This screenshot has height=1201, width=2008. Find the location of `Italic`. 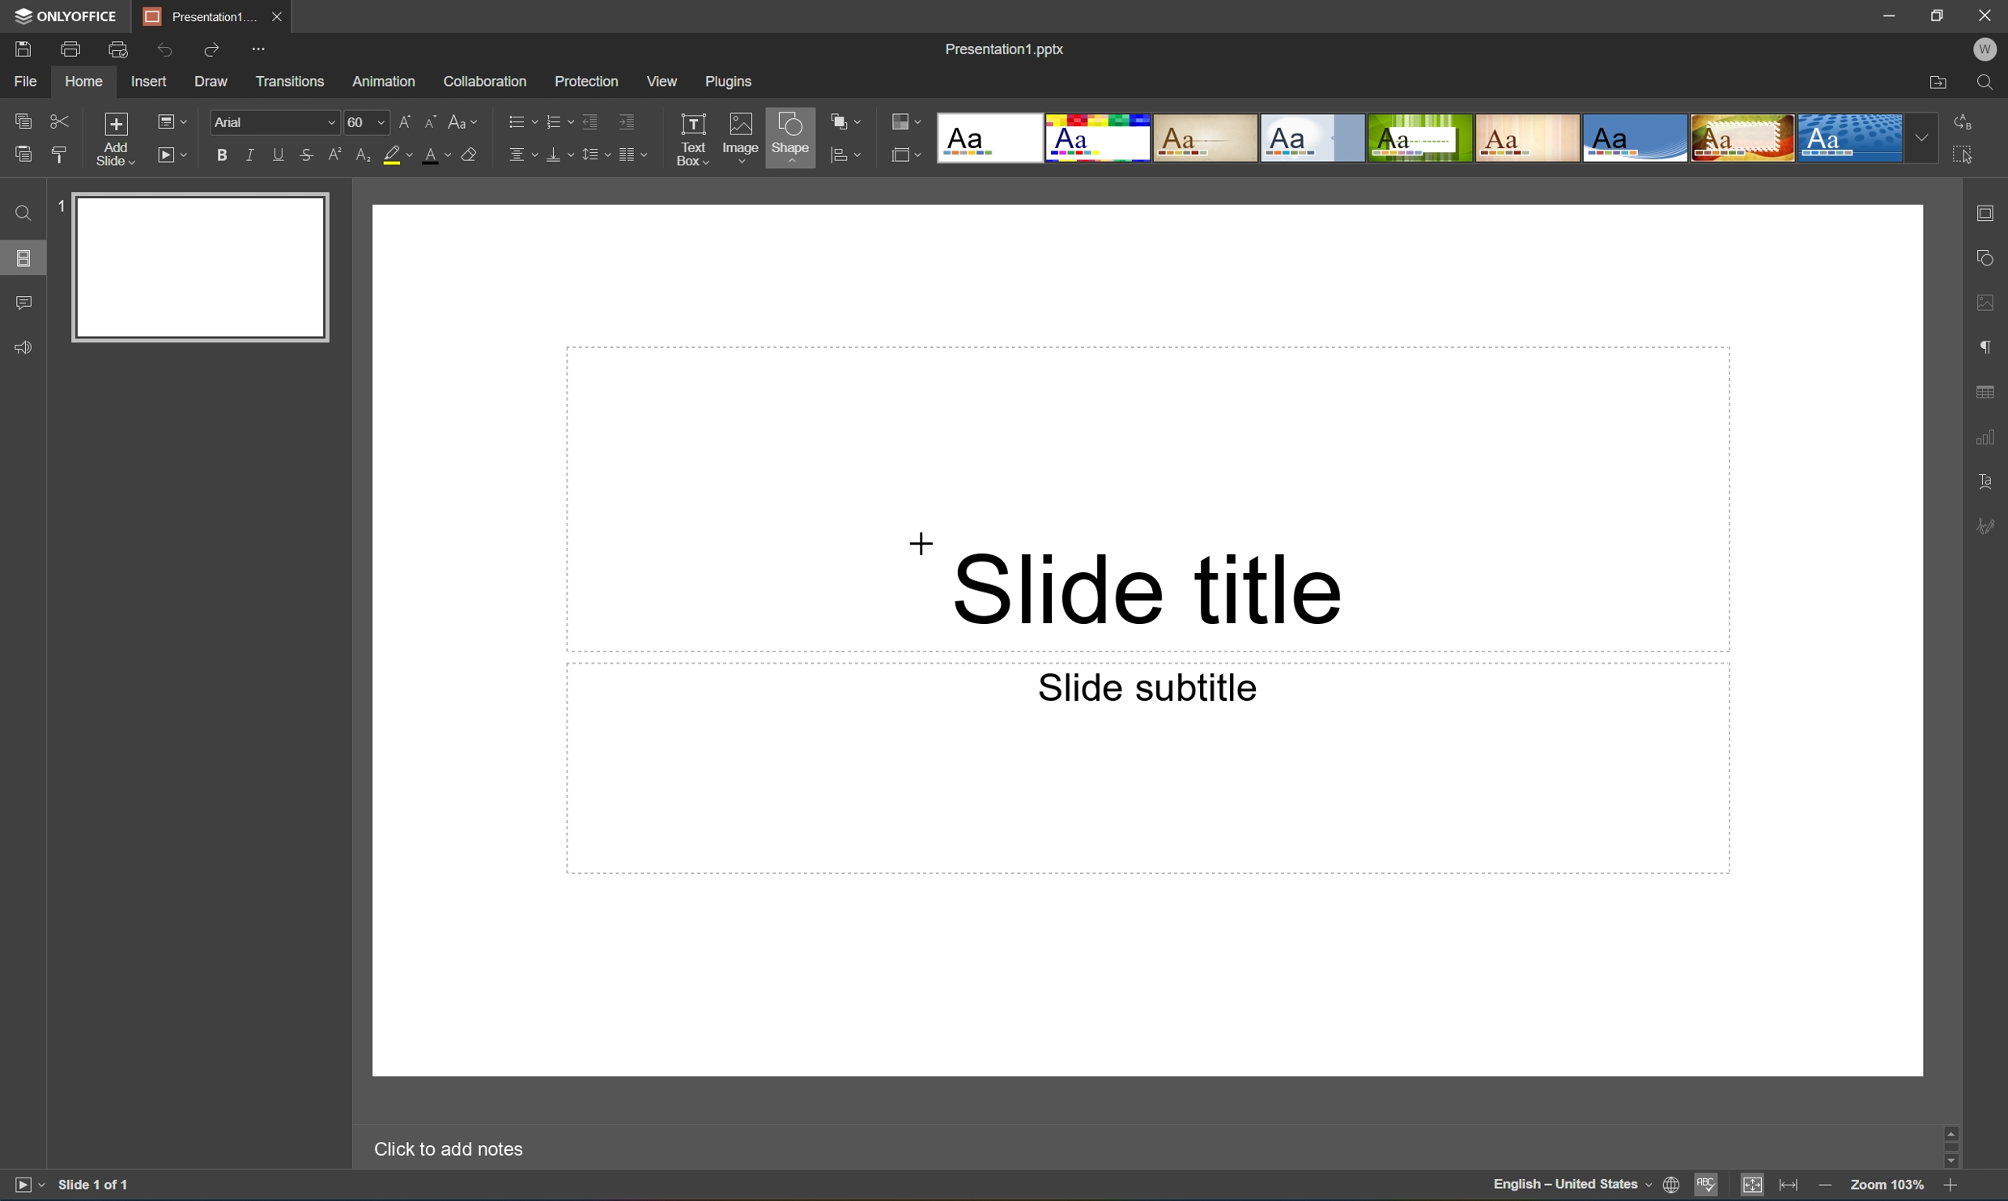

Italic is located at coordinates (248, 153).